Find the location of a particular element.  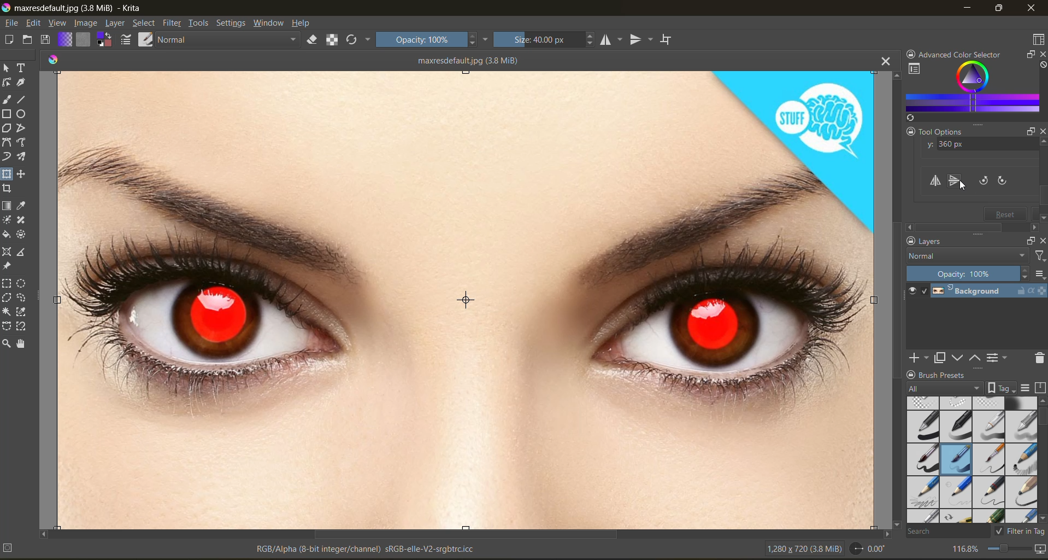

photo is located at coordinates (464, 299).